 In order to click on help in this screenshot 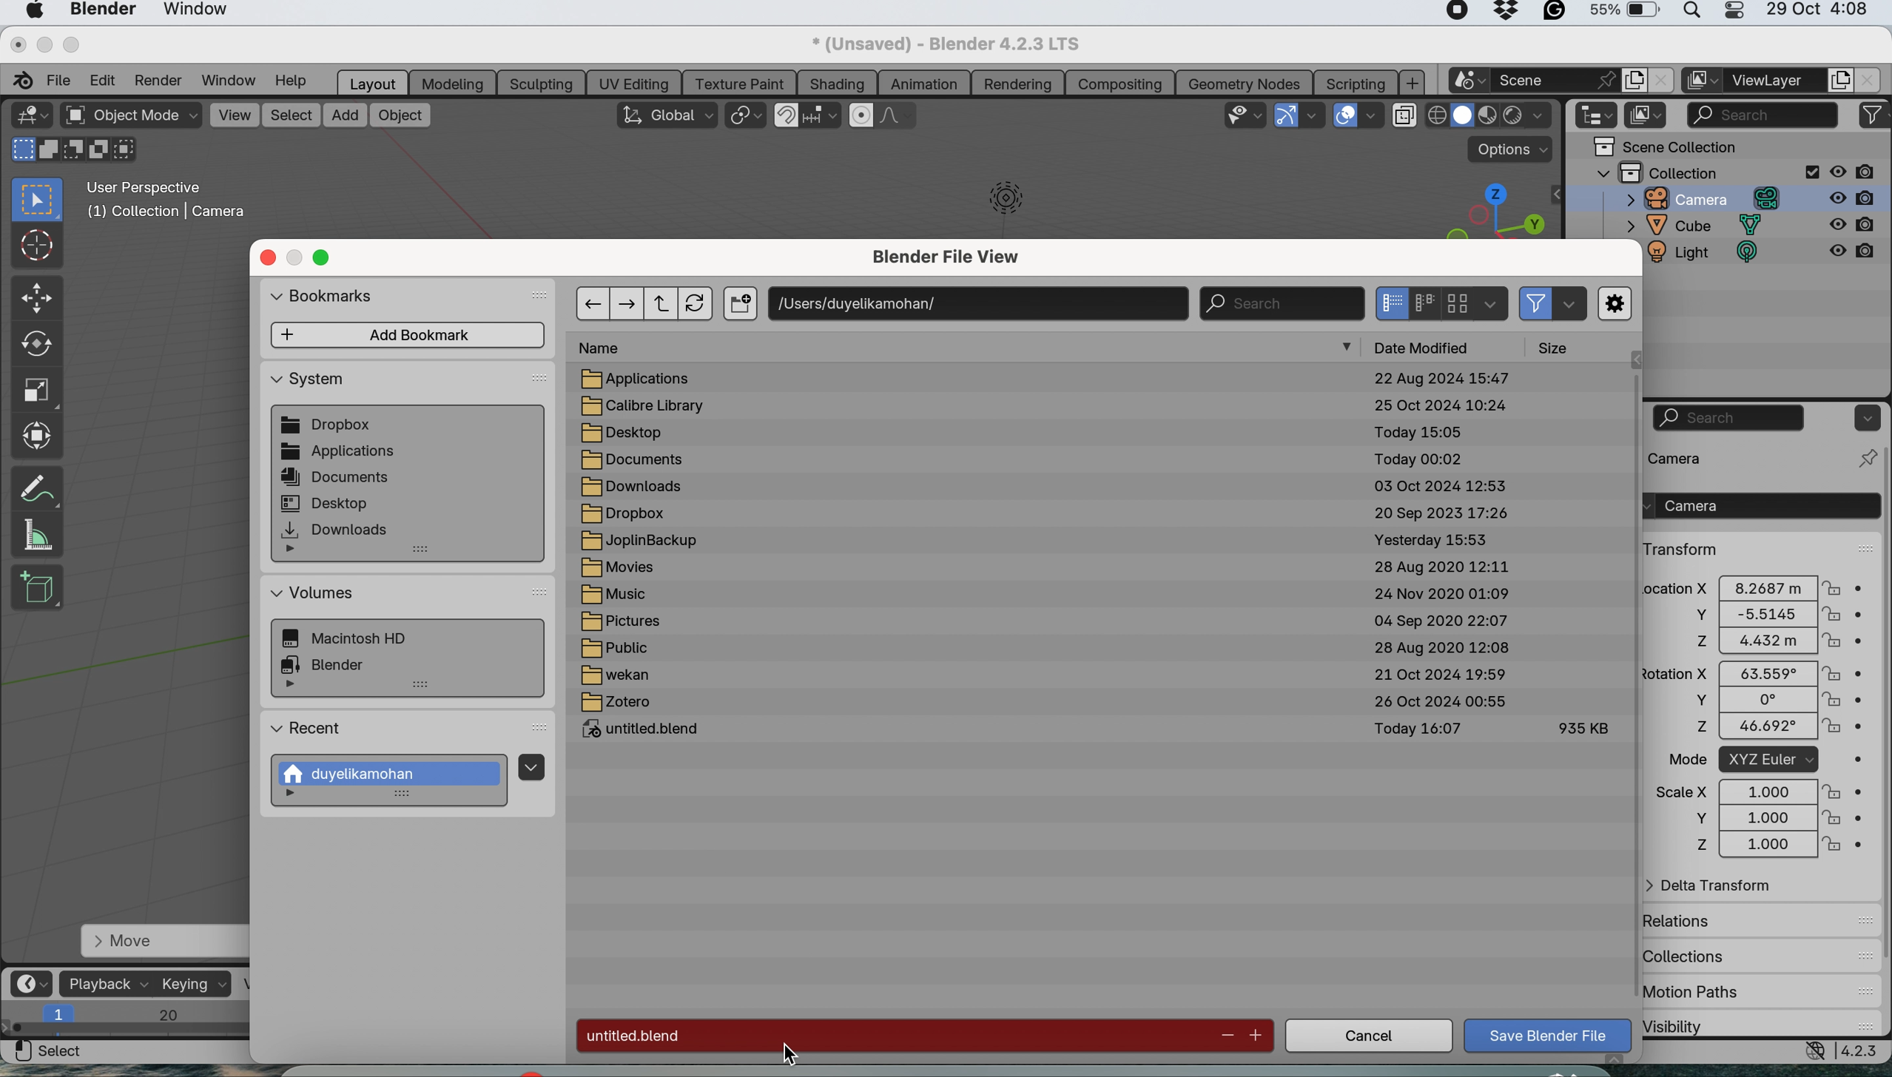, I will do `click(297, 81)`.